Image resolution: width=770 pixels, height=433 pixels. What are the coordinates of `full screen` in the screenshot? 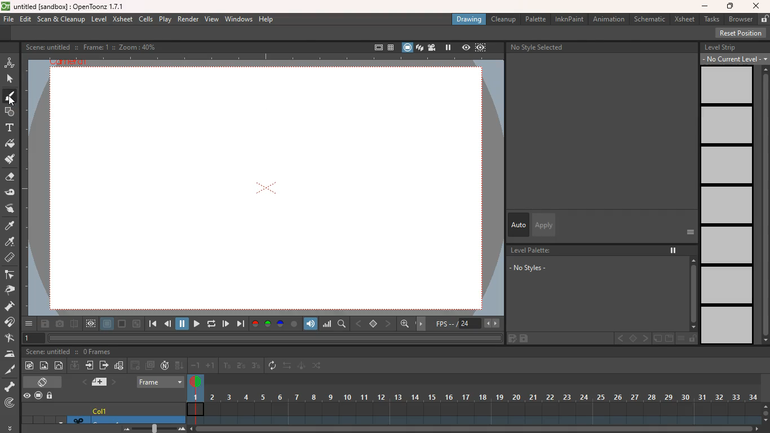 It's located at (374, 46).